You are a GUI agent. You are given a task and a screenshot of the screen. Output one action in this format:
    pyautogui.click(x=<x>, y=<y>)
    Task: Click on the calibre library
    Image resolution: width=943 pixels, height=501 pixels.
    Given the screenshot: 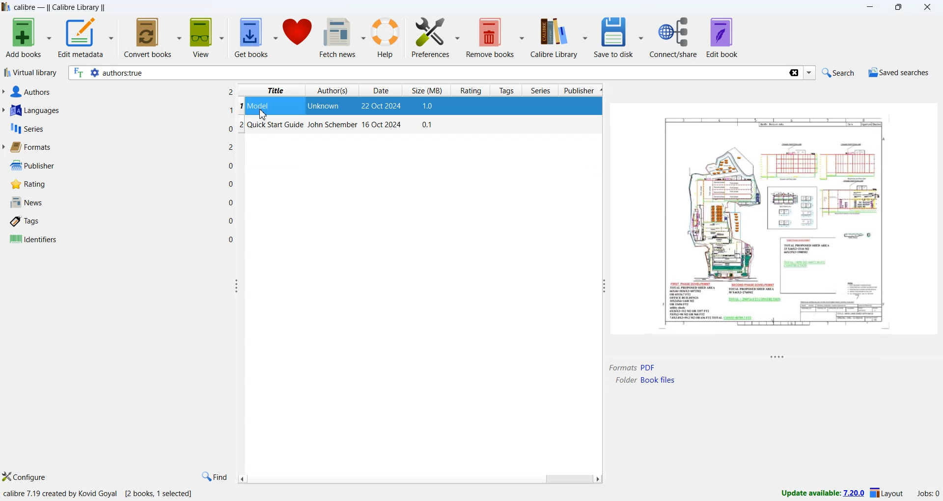 What is the action you would take?
    pyautogui.click(x=561, y=37)
    